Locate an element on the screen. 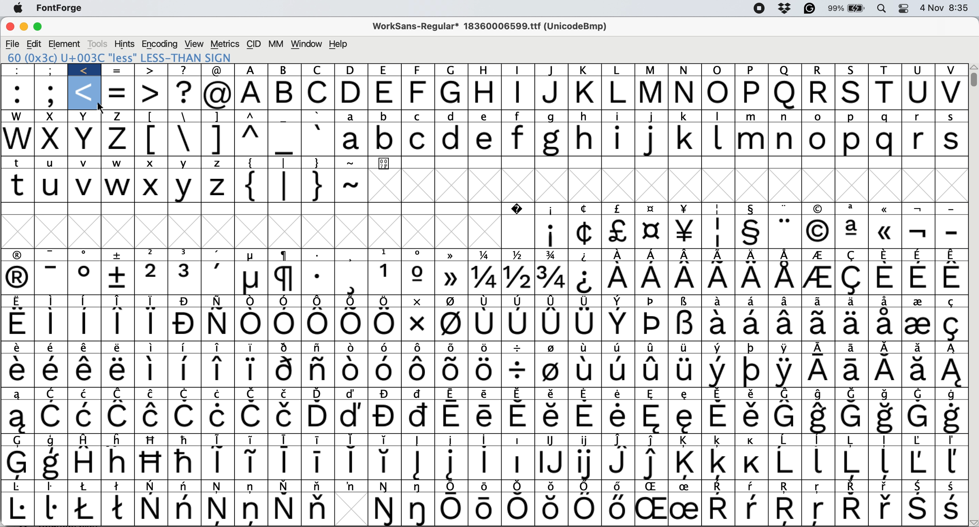 The width and height of the screenshot is (979, 527). : is located at coordinates (18, 93).